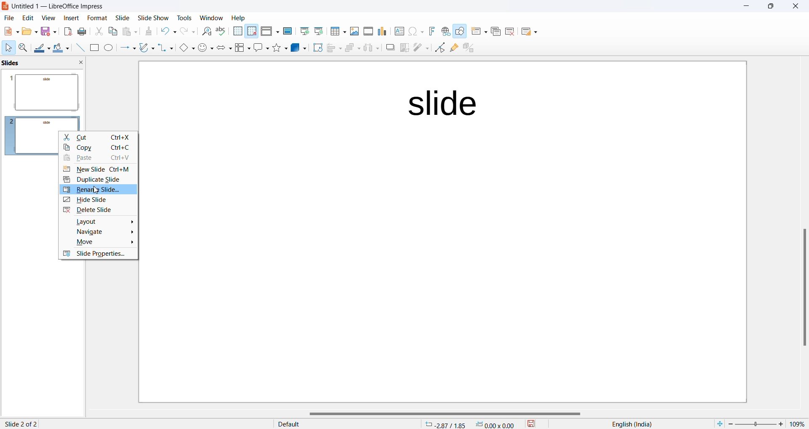  What do you see at coordinates (477, 32) in the screenshot?
I see `New slide` at bounding box center [477, 32].